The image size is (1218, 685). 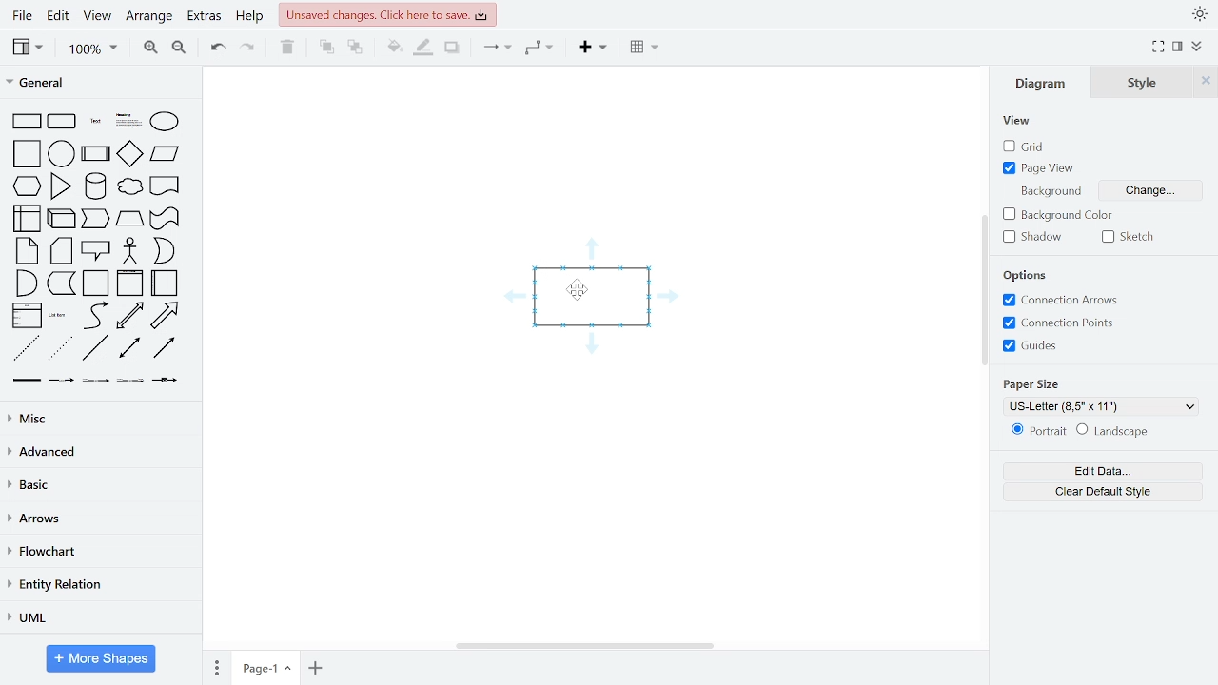 What do you see at coordinates (95, 347) in the screenshot?
I see `line` at bounding box center [95, 347].